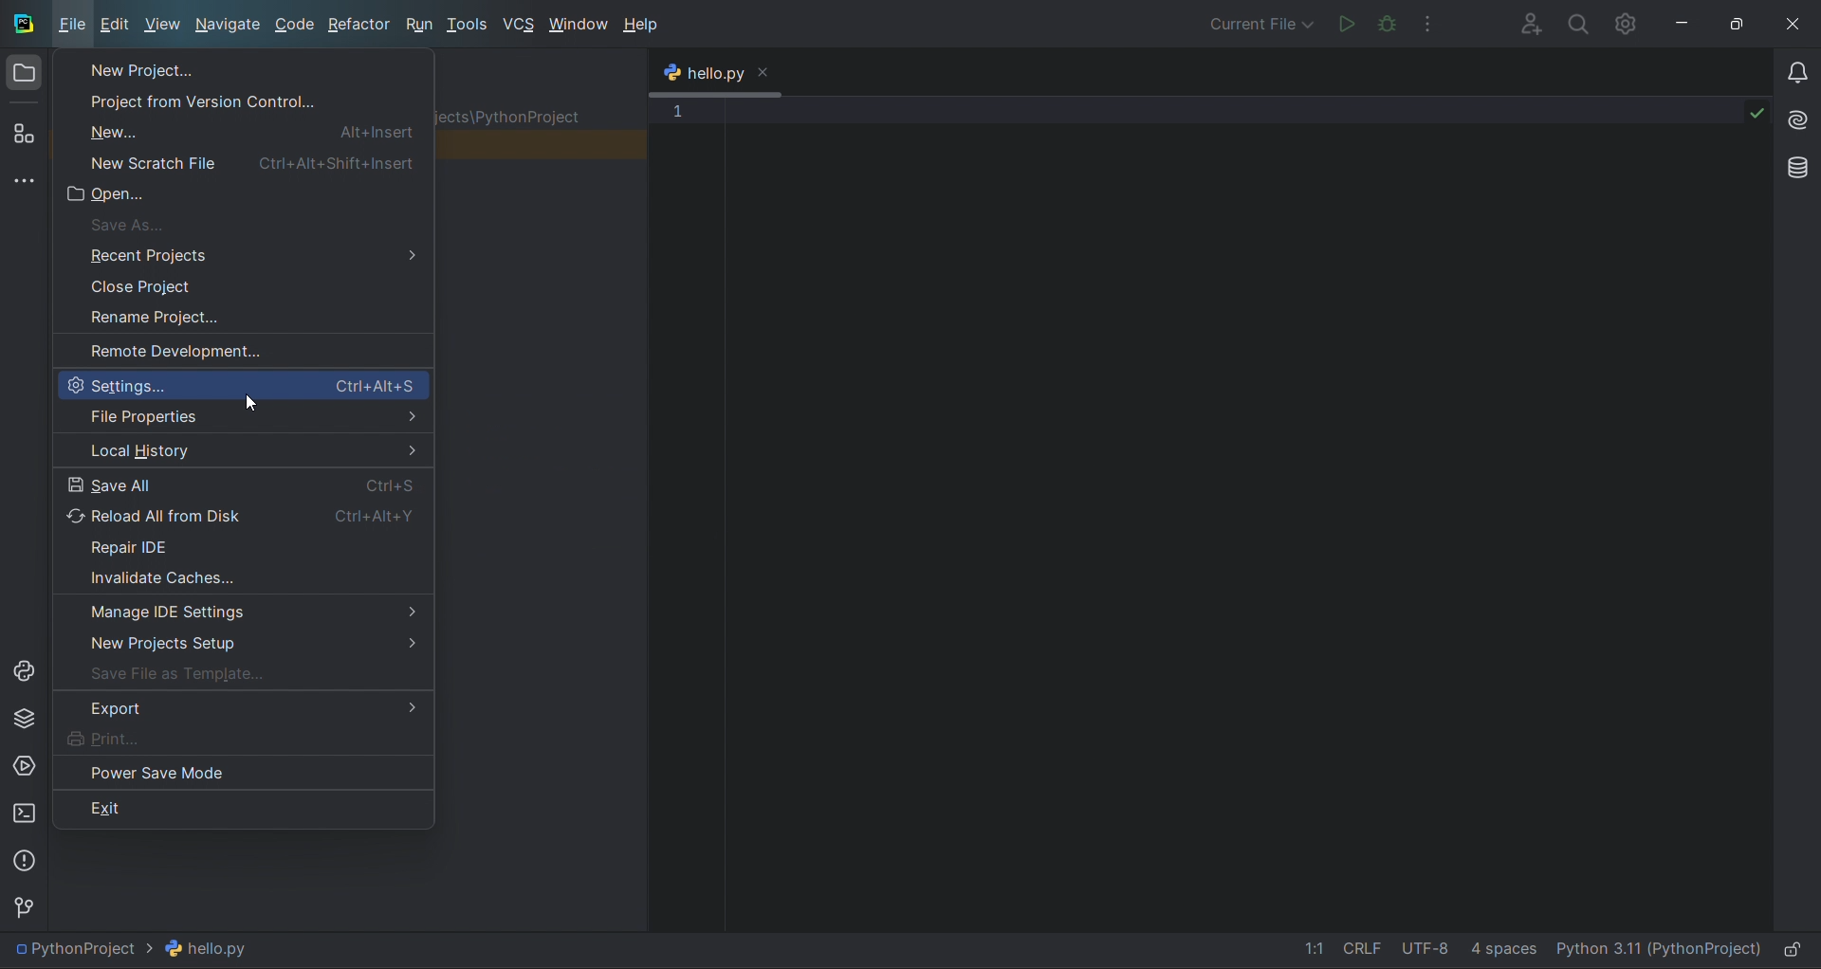 The image size is (1821, 969). I want to click on Save File as template, so click(245, 671).